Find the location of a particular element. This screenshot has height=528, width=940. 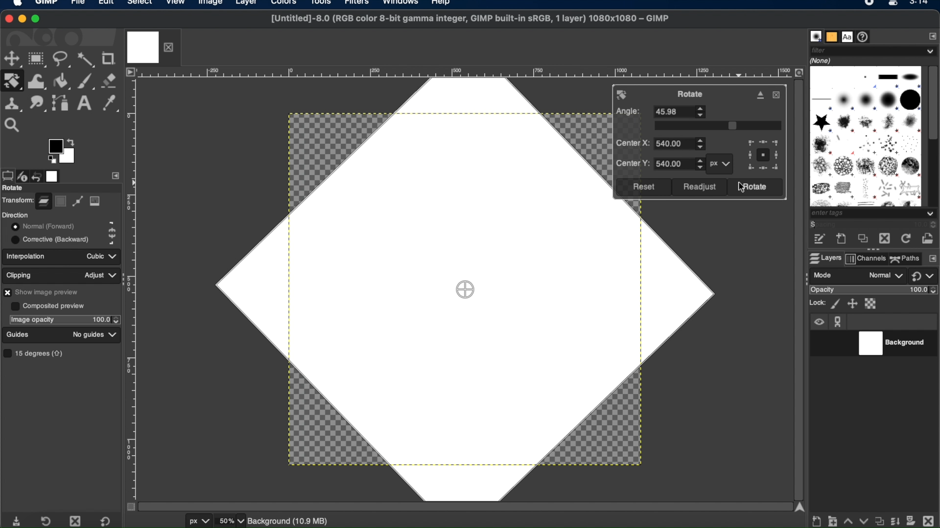

lock is located at coordinates (816, 303).